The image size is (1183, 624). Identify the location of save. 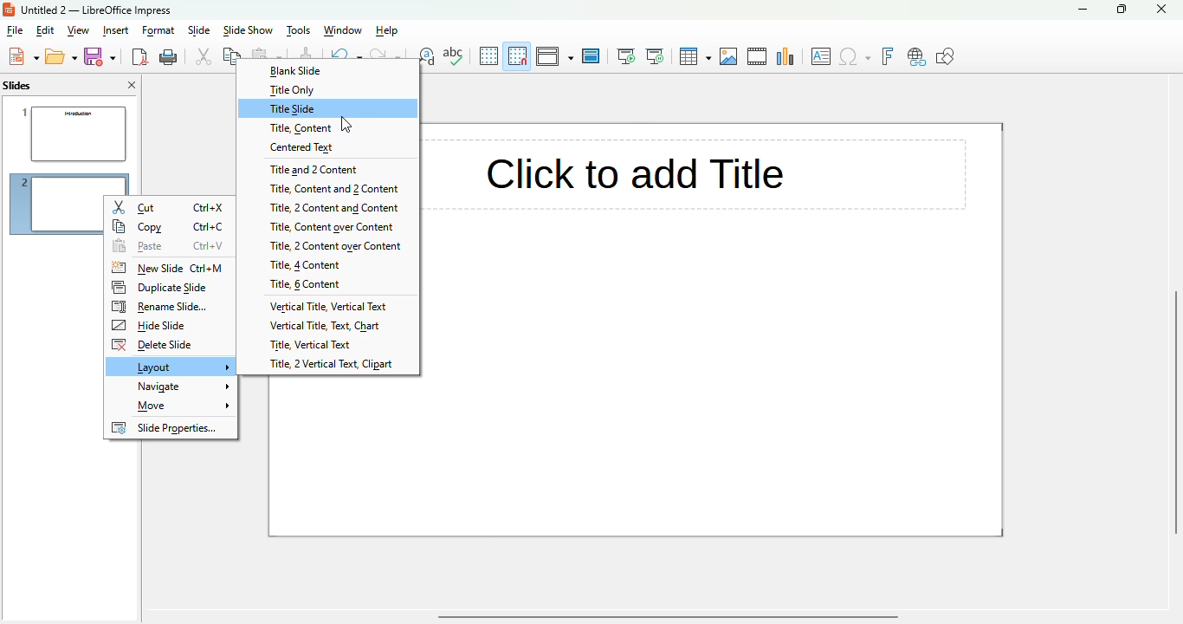
(100, 56).